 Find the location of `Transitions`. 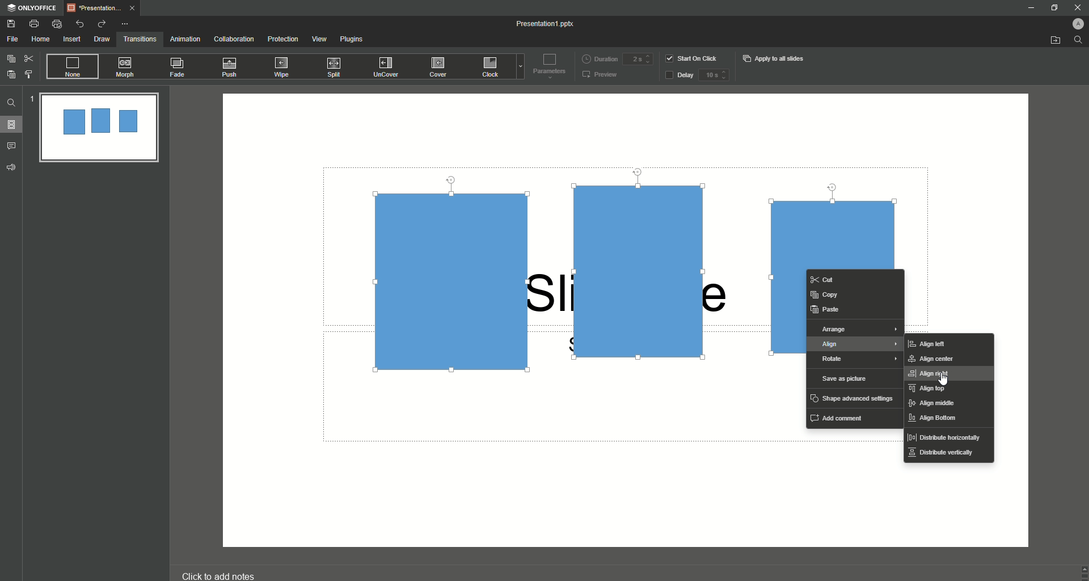

Transitions is located at coordinates (140, 38).